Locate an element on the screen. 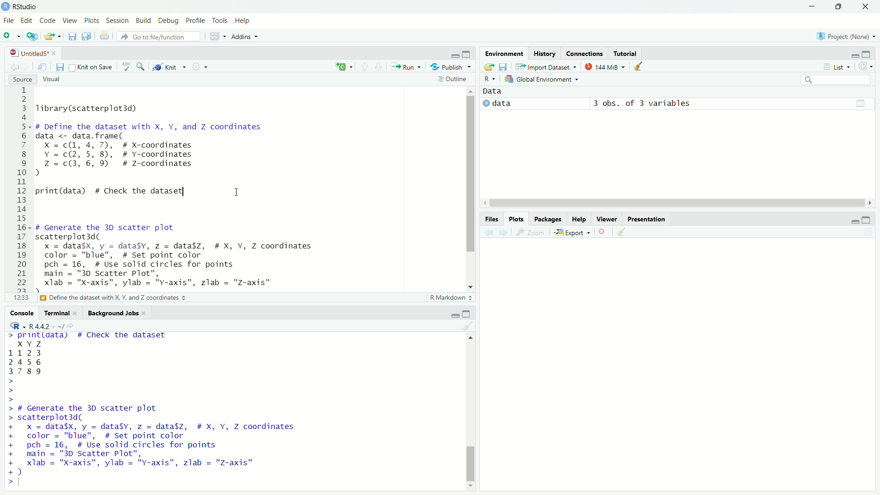 The height and width of the screenshot is (495, 880). > print(data) # Check the dataset is located at coordinates (88, 336).